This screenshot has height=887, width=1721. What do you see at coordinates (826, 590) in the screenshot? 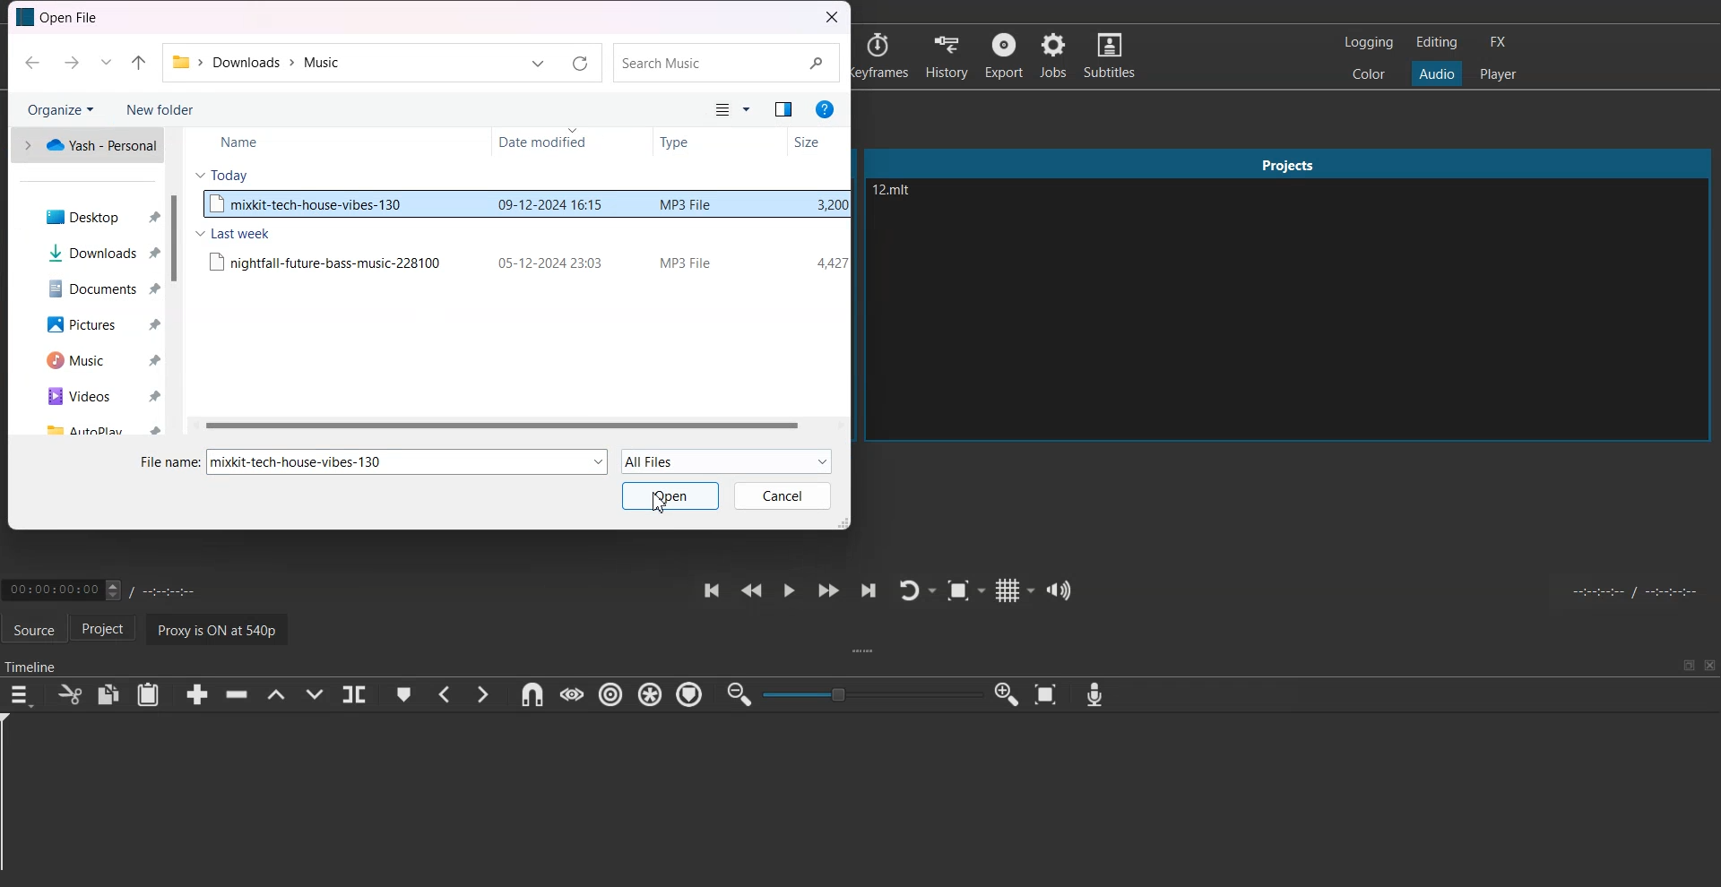
I see `Play quickly forwards` at bounding box center [826, 590].